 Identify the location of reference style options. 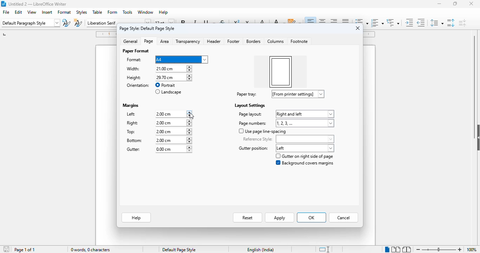
(306, 139).